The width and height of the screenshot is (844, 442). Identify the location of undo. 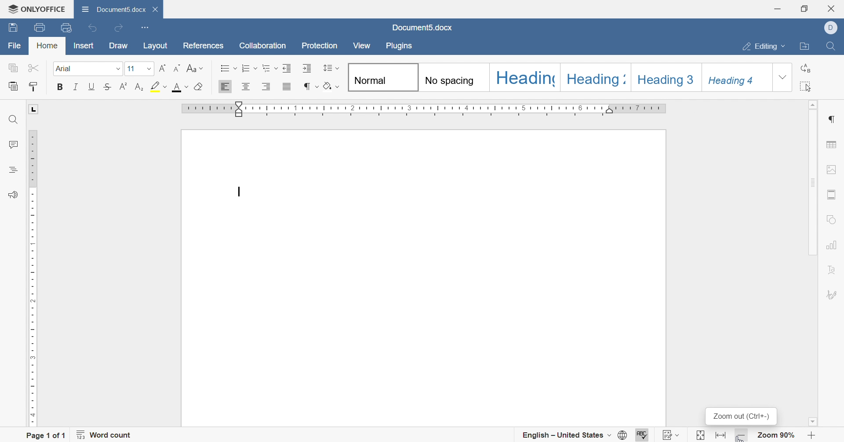
(92, 28).